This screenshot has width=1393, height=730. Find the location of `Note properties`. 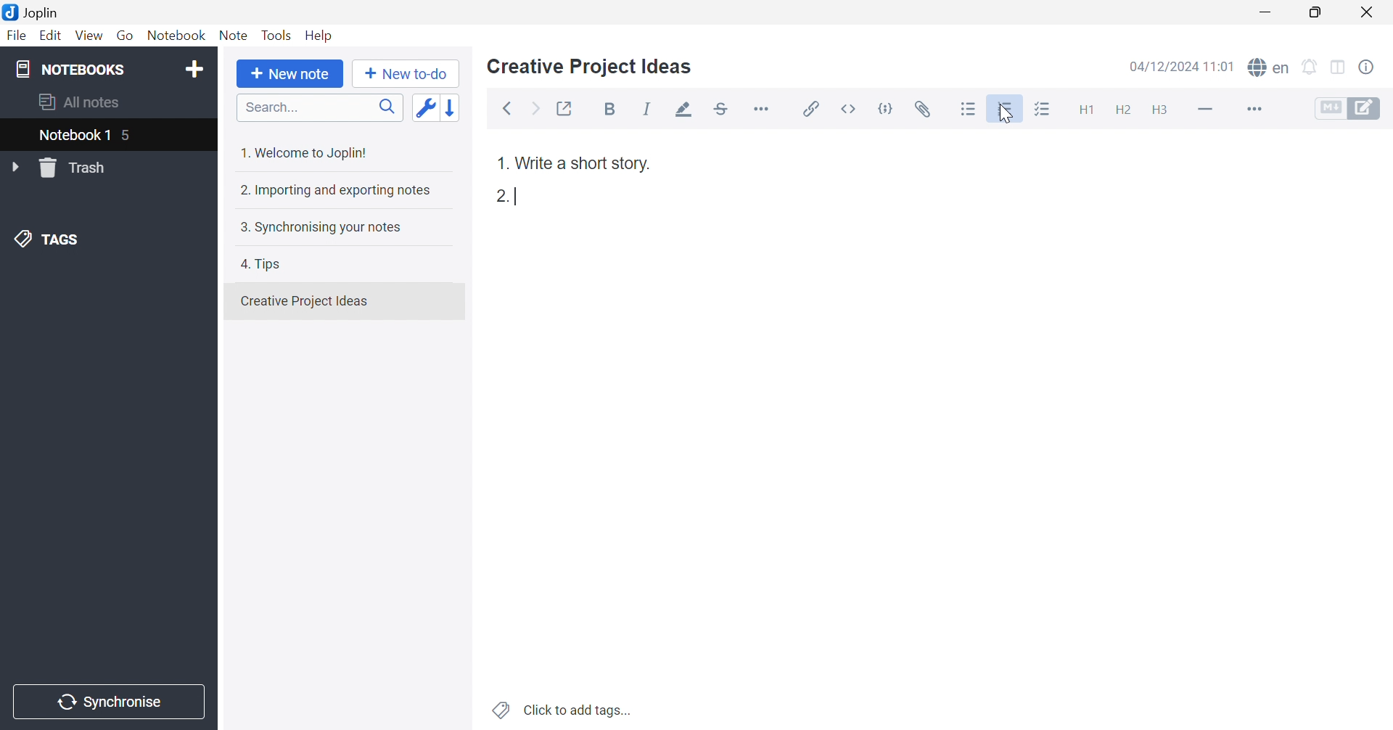

Note properties is located at coordinates (1375, 67).